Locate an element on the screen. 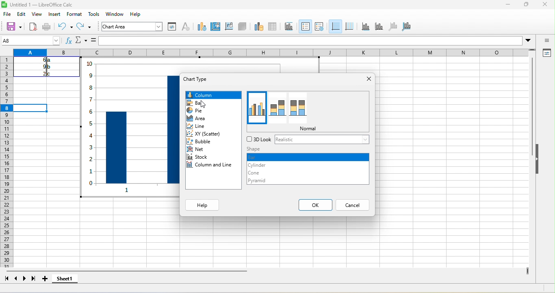  pyramid is located at coordinates (263, 181).